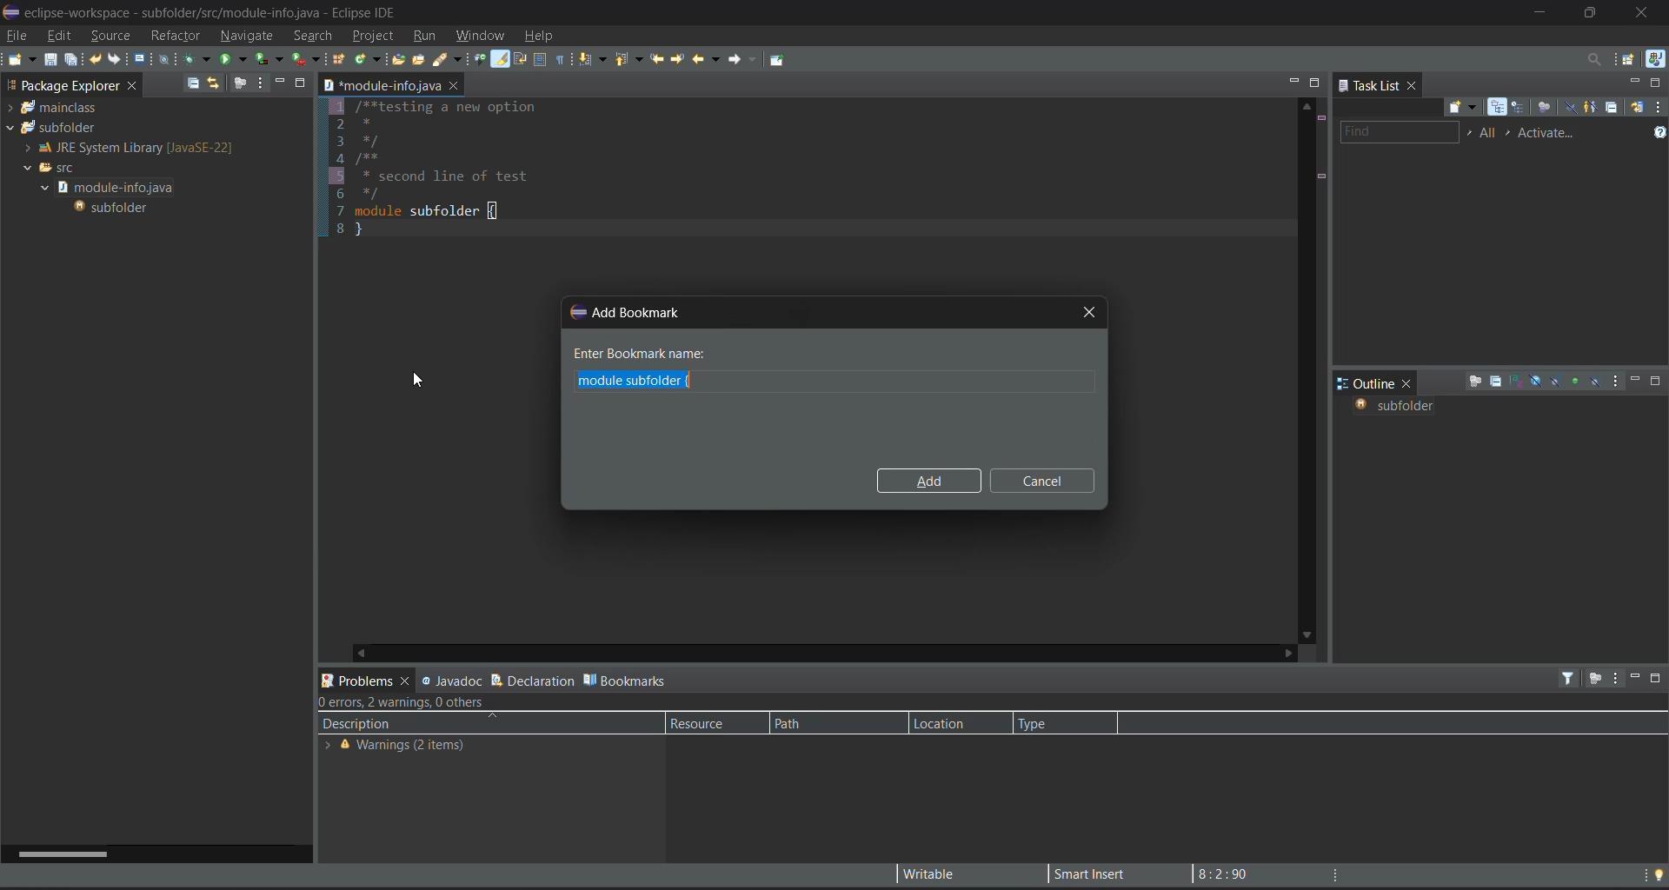 Image resolution: width=1669 pixels, height=890 pixels. Describe the element at coordinates (413, 702) in the screenshot. I see `0 errors, 2 warnings, 0 others` at that location.